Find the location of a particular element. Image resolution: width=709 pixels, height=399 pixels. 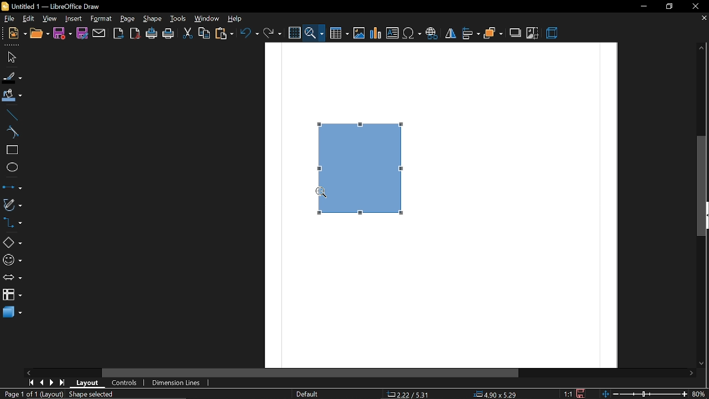

Page is located at coordinates (439, 290).